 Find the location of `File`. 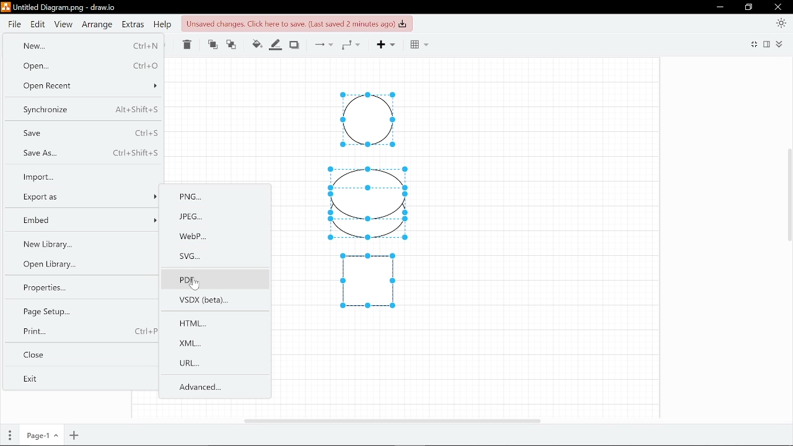

File is located at coordinates (15, 24).